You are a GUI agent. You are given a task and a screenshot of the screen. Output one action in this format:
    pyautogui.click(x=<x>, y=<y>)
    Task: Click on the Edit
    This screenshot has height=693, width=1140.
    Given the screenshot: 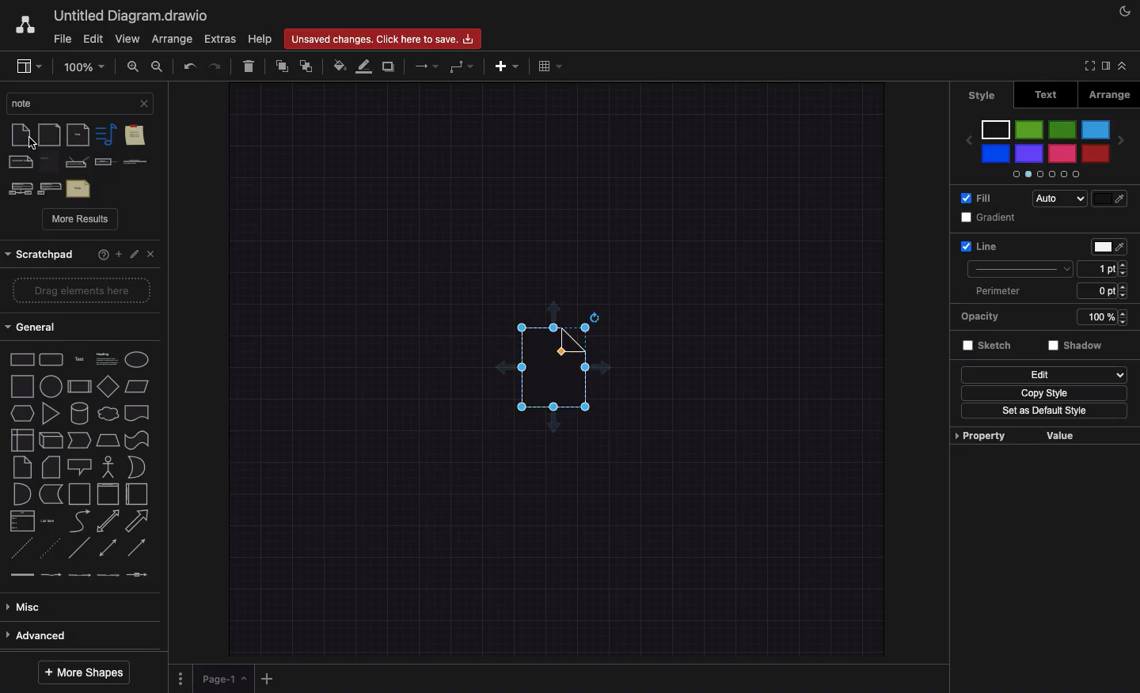 What is the action you would take?
    pyautogui.click(x=1043, y=374)
    